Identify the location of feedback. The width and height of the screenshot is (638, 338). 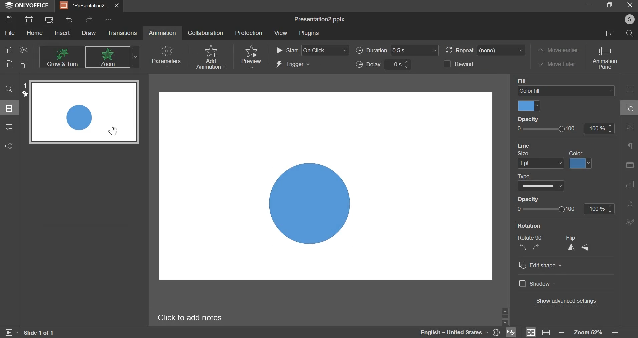
(10, 146).